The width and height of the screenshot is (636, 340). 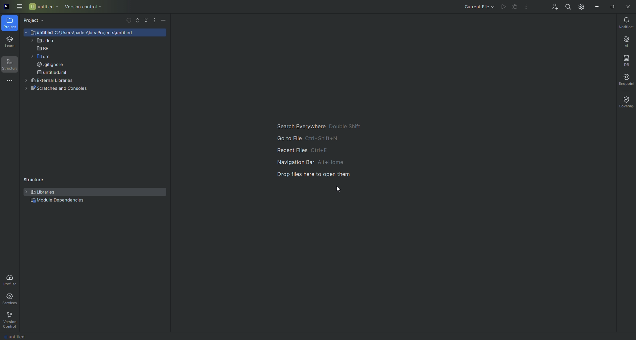 I want to click on AI Assistant, so click(x=622, y=41).